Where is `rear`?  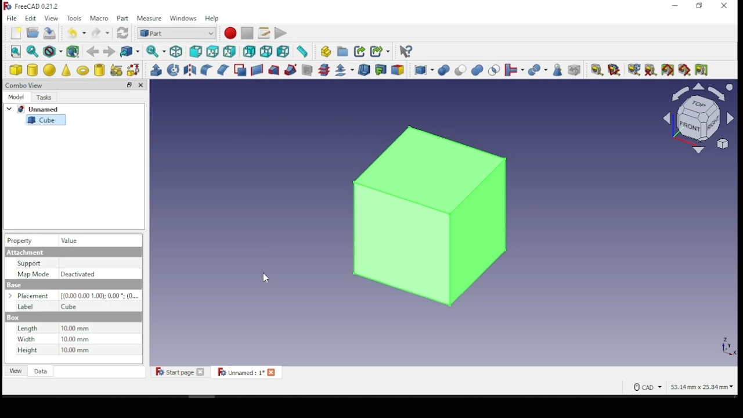
rear is located at coordinates (249, 52).